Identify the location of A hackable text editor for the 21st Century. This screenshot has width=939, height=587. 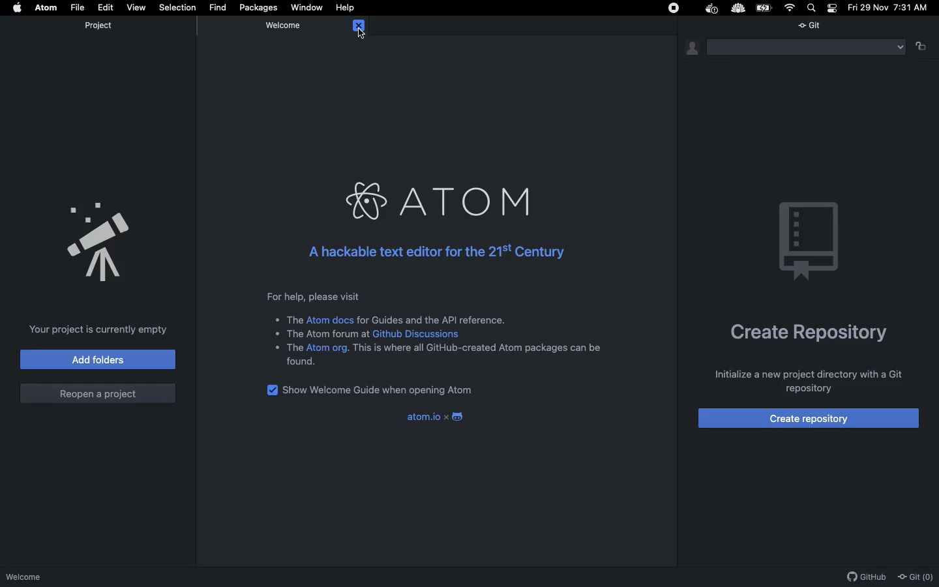
(436, 256).